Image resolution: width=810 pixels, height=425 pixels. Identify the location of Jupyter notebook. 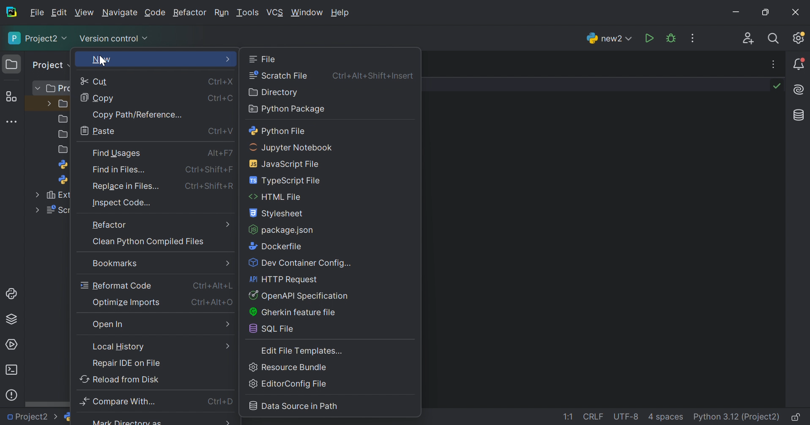
(293, 147).